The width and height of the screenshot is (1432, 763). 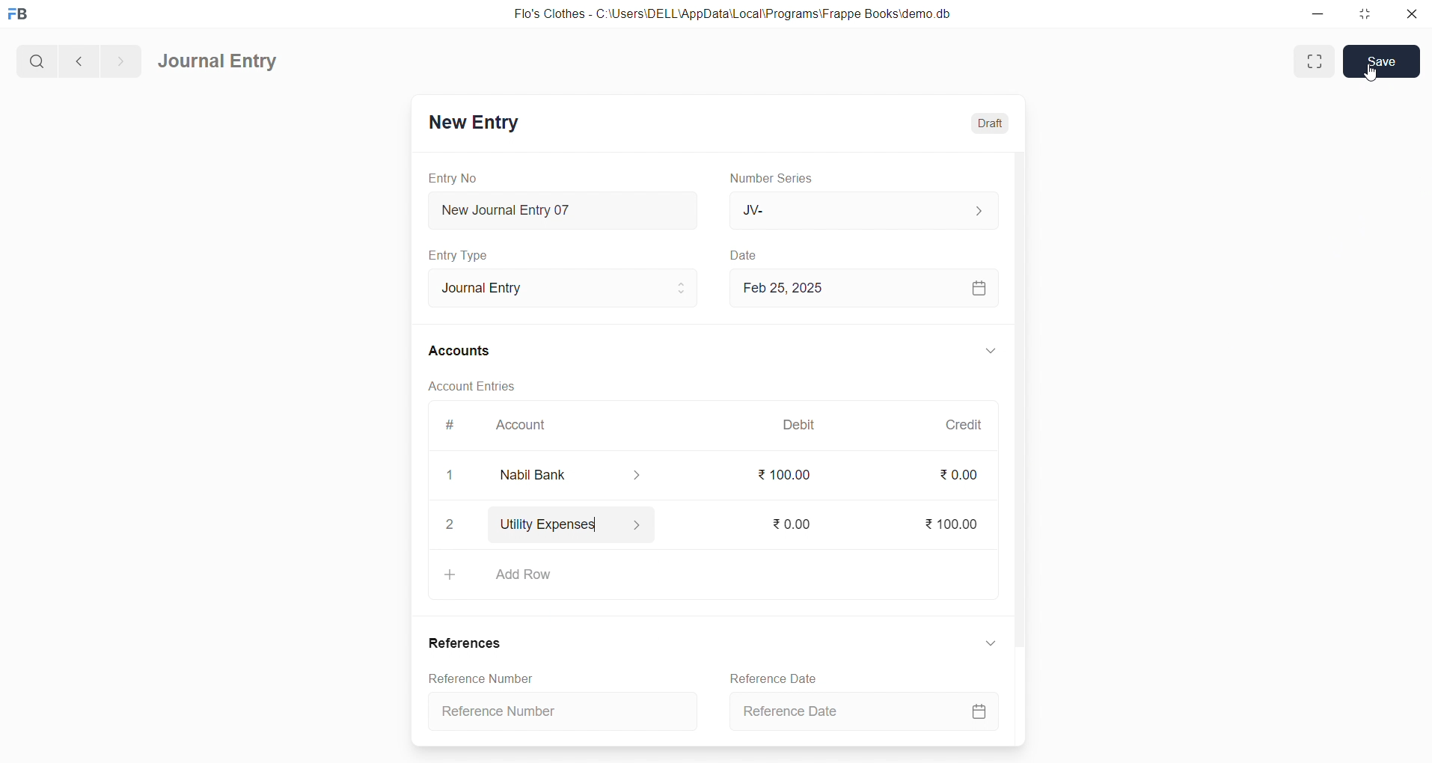 I want to click on expand/collapse, so click(x=984, y=352).